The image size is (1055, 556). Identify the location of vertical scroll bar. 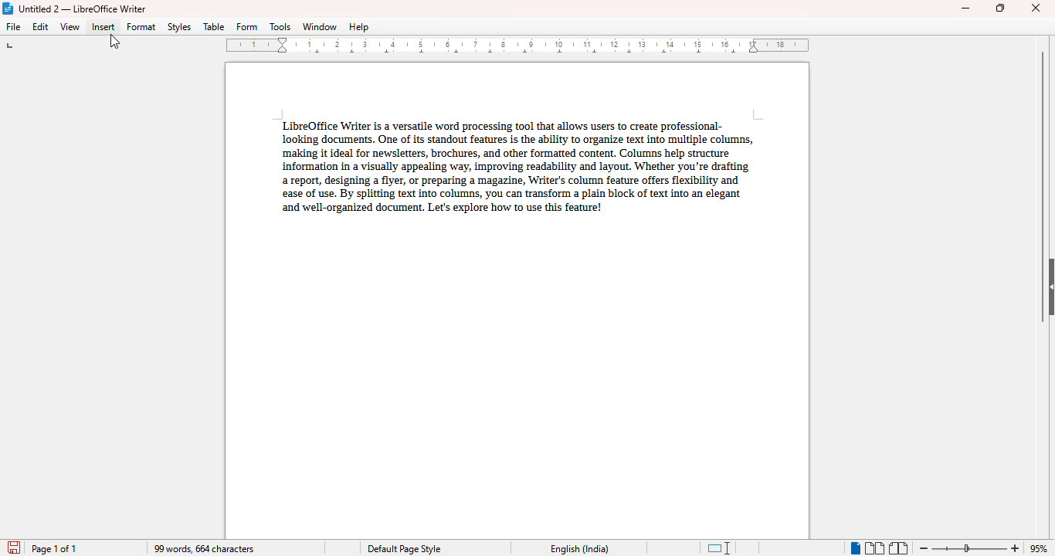
(1043, 187).